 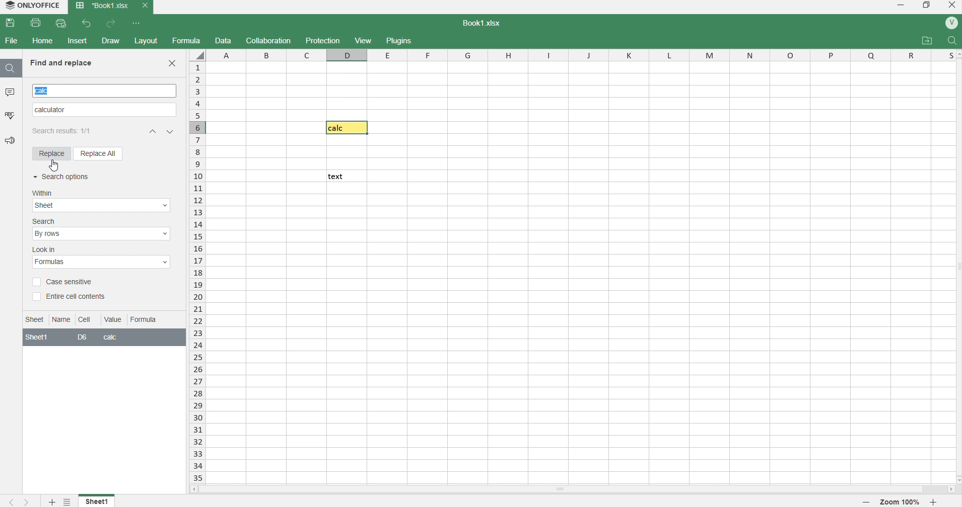 What do you see at coordinates (224, 41) in the screenshot?
I see `data` at bounding box center [224, 41].